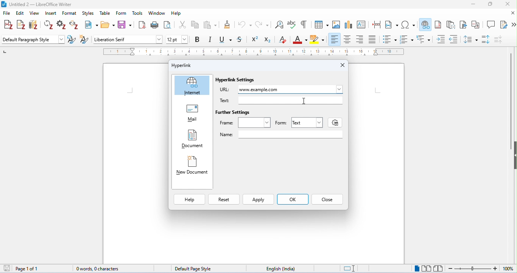 Image resolution: width=517 pixels, height=273 pixels. Describe the element at coordinates (9, 25) in the screenshot. I see `add/edit citations` at that location.